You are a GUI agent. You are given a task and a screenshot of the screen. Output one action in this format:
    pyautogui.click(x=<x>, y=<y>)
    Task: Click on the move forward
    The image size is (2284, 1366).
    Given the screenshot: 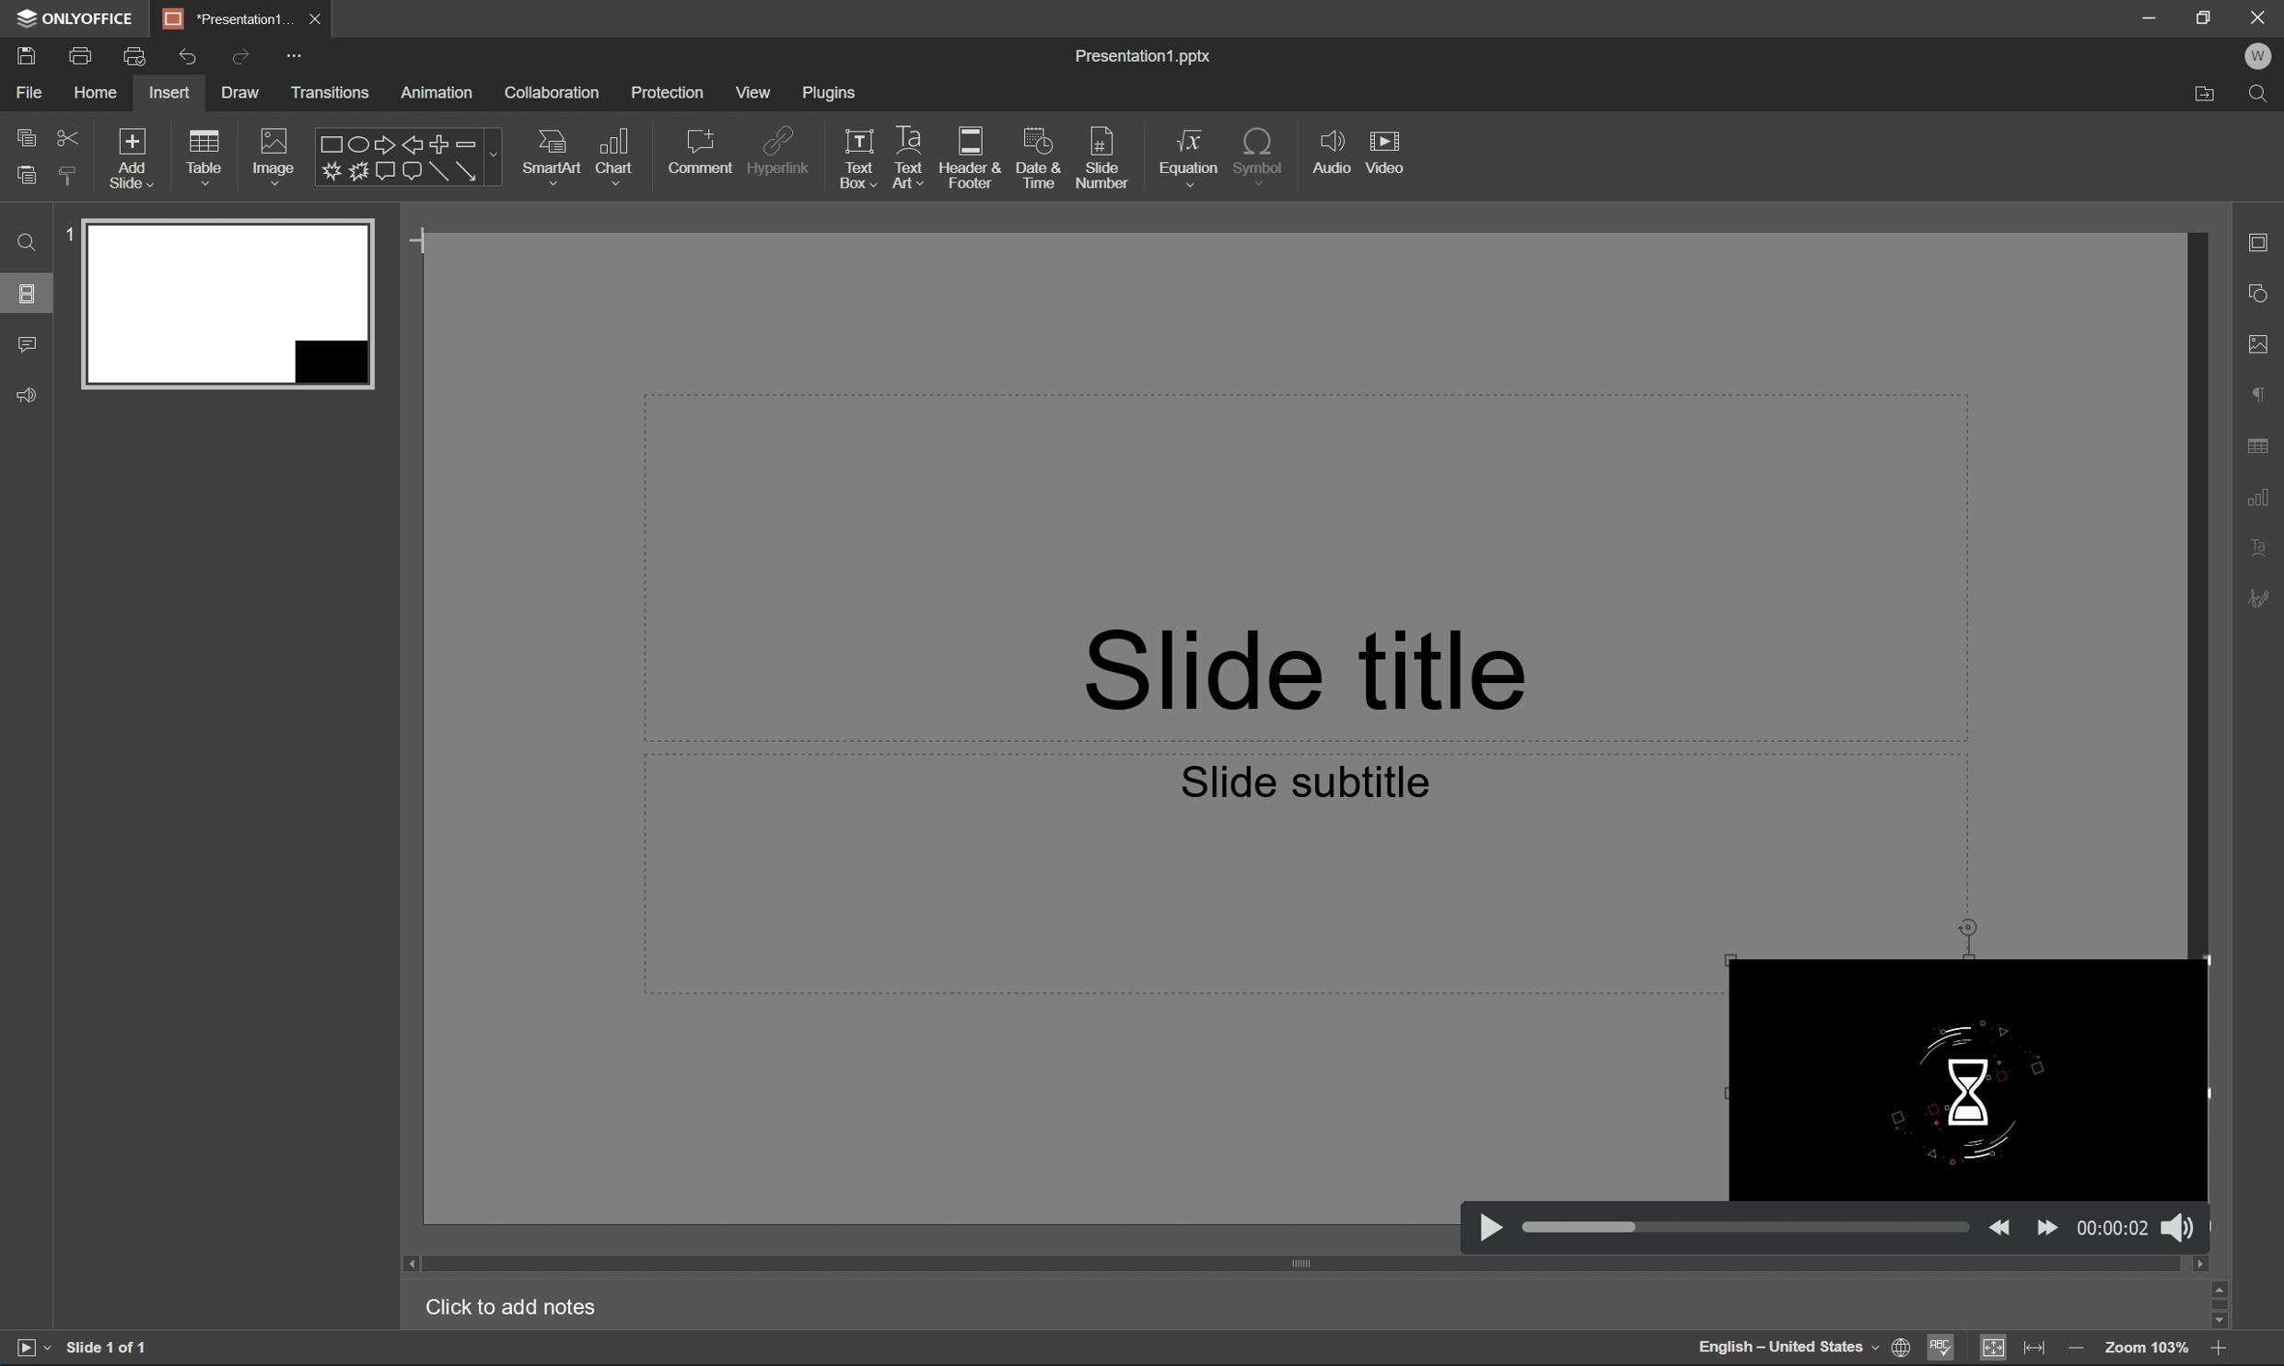 What is the action you would take?
    pyautogui.click(x=2047, y=1225)
    